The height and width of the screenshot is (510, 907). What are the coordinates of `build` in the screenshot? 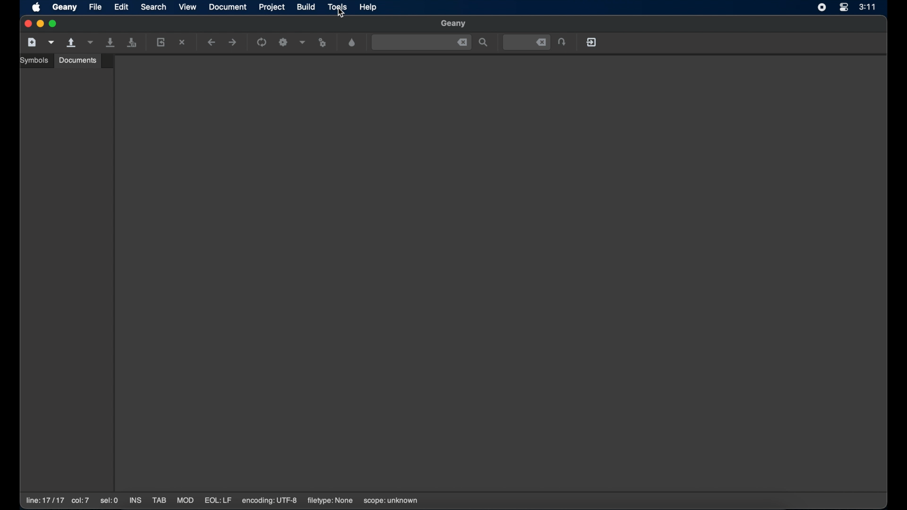 It's located at (307, 7).